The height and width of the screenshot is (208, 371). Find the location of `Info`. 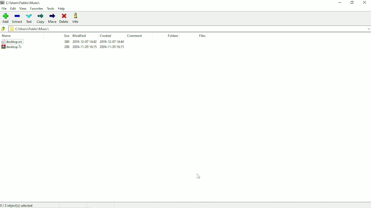

Info is located at coordinates (76, 18).